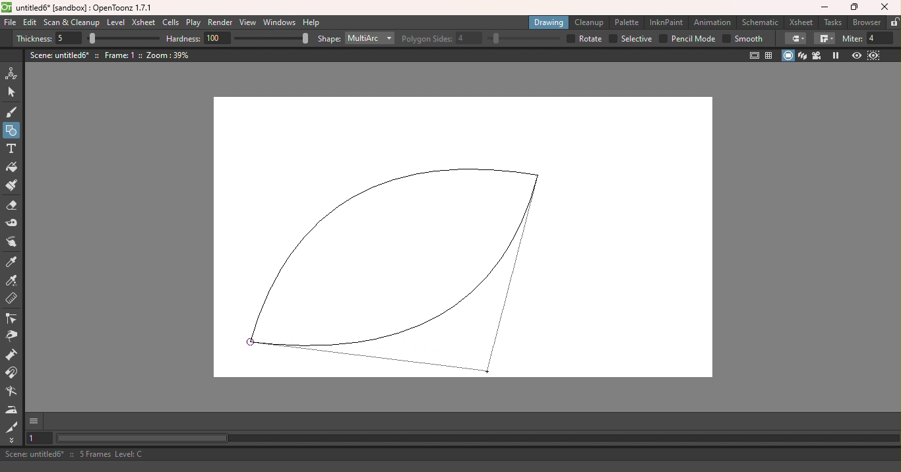 The width and height of the screenshot is (901, 472). I want to click on Pinch tool, so click(14, 338).